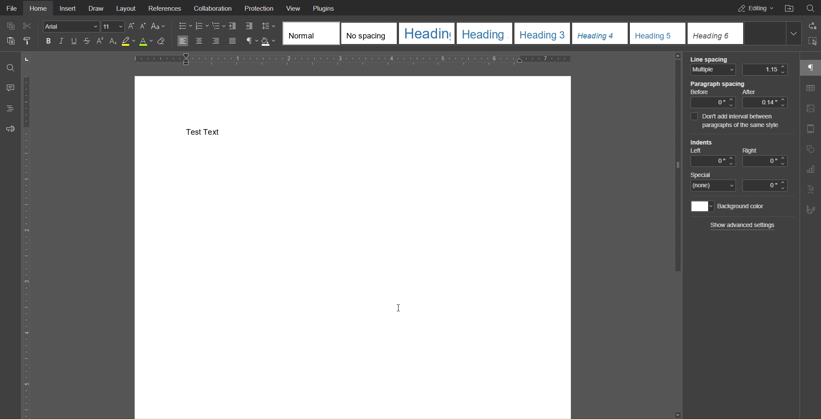  I want to click on Comment, so click(10, 88).